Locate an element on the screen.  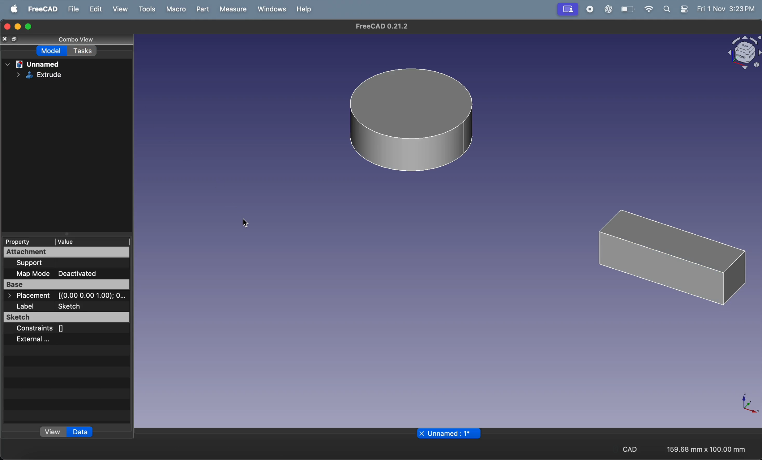
object view is located at coordinates (744, 52).